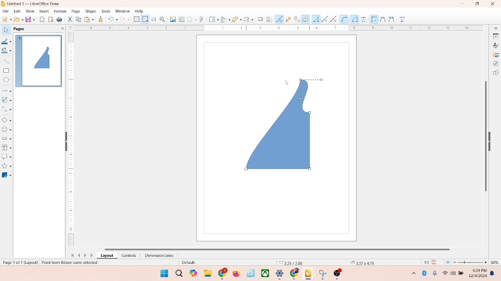  I want to click on windows, so click(163, 273).